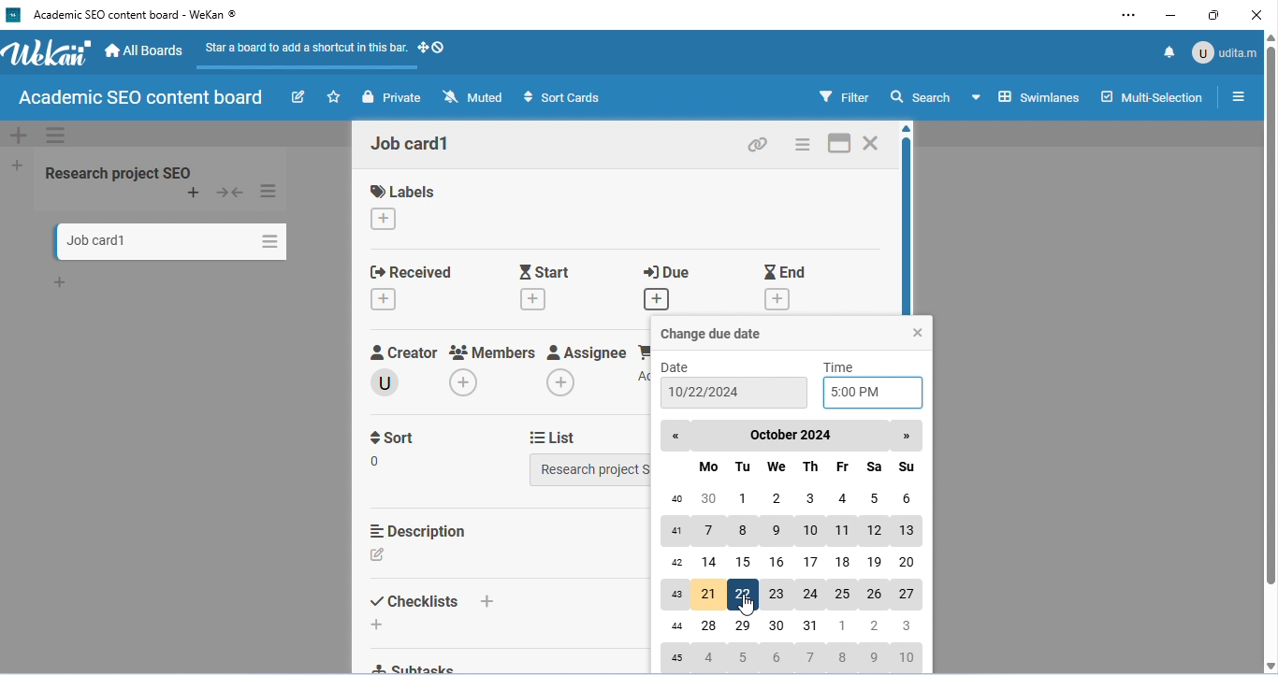 Image resolution: width=1278 pixels, height=675 pixels. Describe the element at coordinates (336, 97) in the screenshot. I see `star a board` at that location.